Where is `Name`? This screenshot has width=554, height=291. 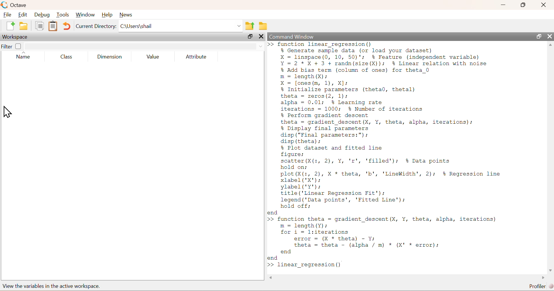
Name is located at coordinates (24, 56).